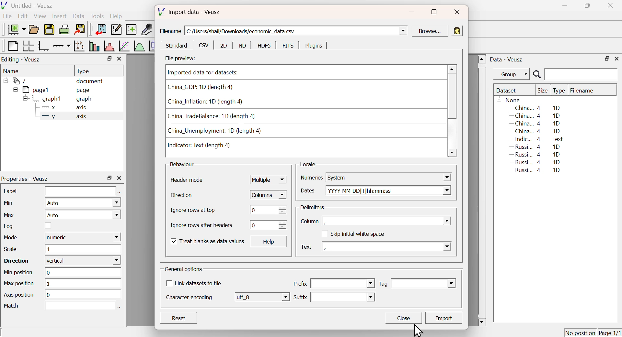 The width and height of the screenshot is (622, 337). Describe the element at coordinates (300, 284) in the screenshot. I see `Prefix` at that location.